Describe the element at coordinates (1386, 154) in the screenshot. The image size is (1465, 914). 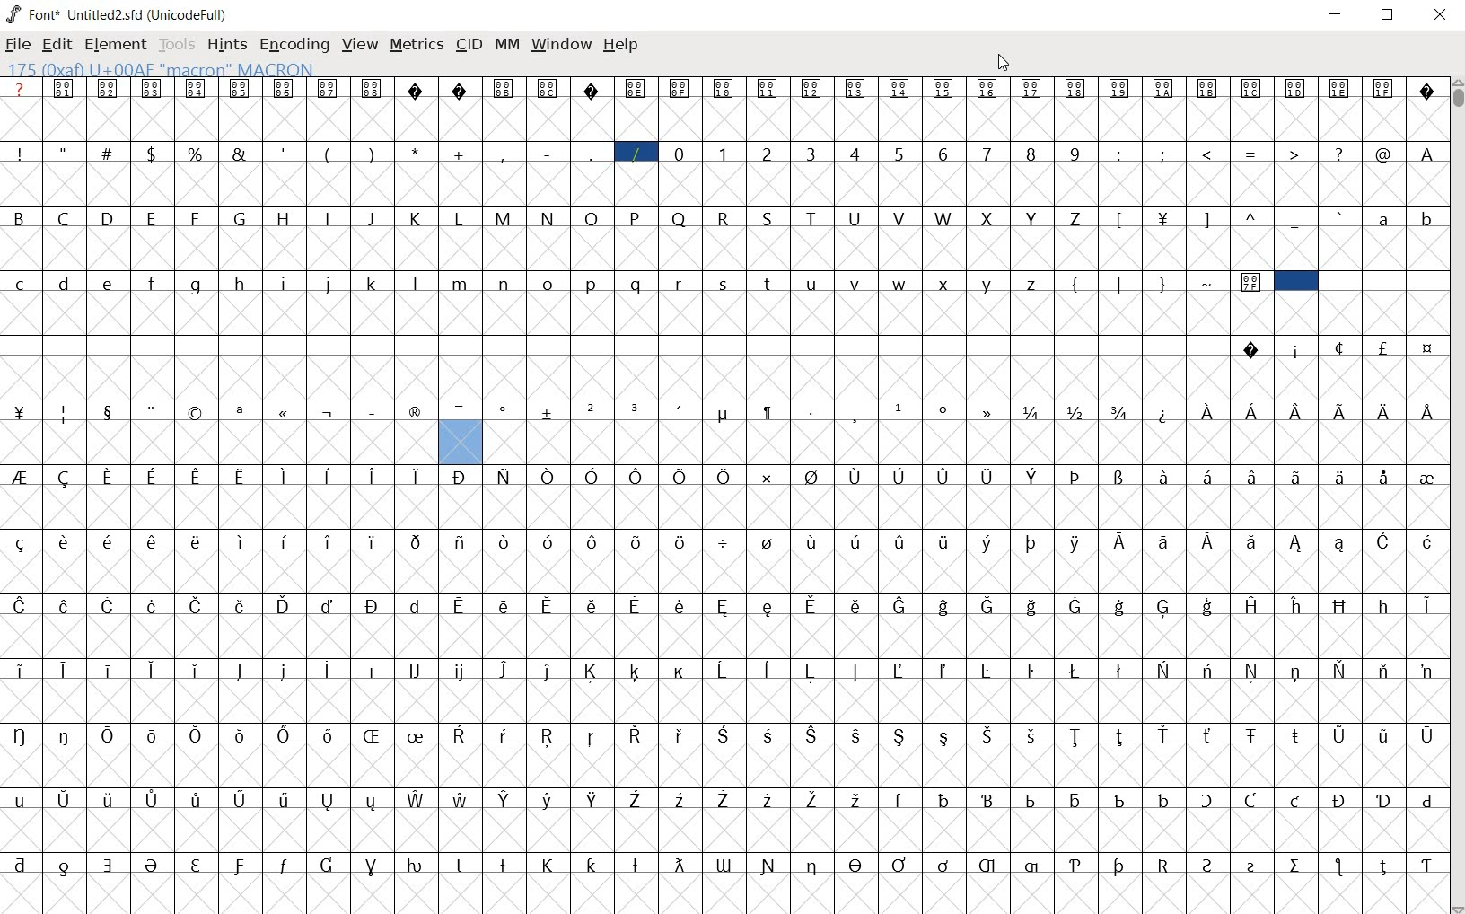
I see `@` at that location.